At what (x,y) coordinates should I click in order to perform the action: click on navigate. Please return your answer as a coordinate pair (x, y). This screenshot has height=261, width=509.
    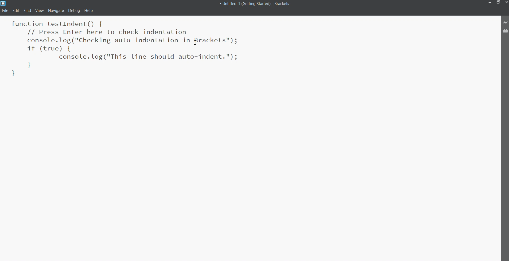
    Looking at the image, I should click on (56, 10).